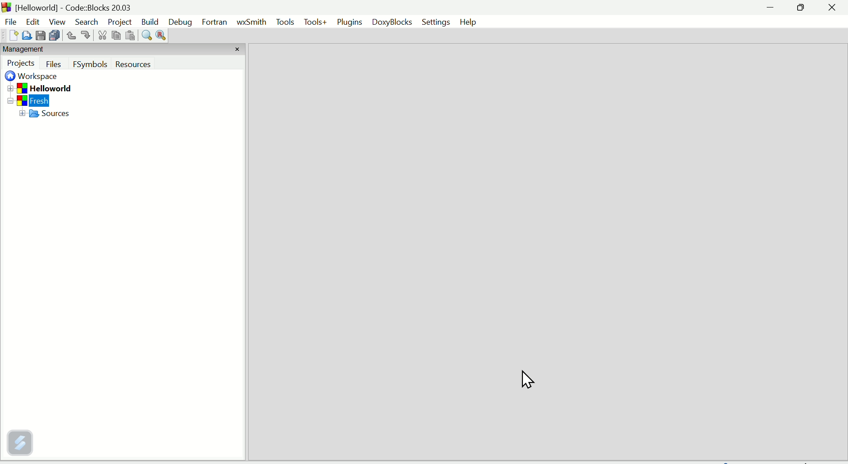 Image resolution: width=848 pixels, height=464 pixels. Describe the element at coordinates (86, 22) in the screenshot. I see `Search` at that location.